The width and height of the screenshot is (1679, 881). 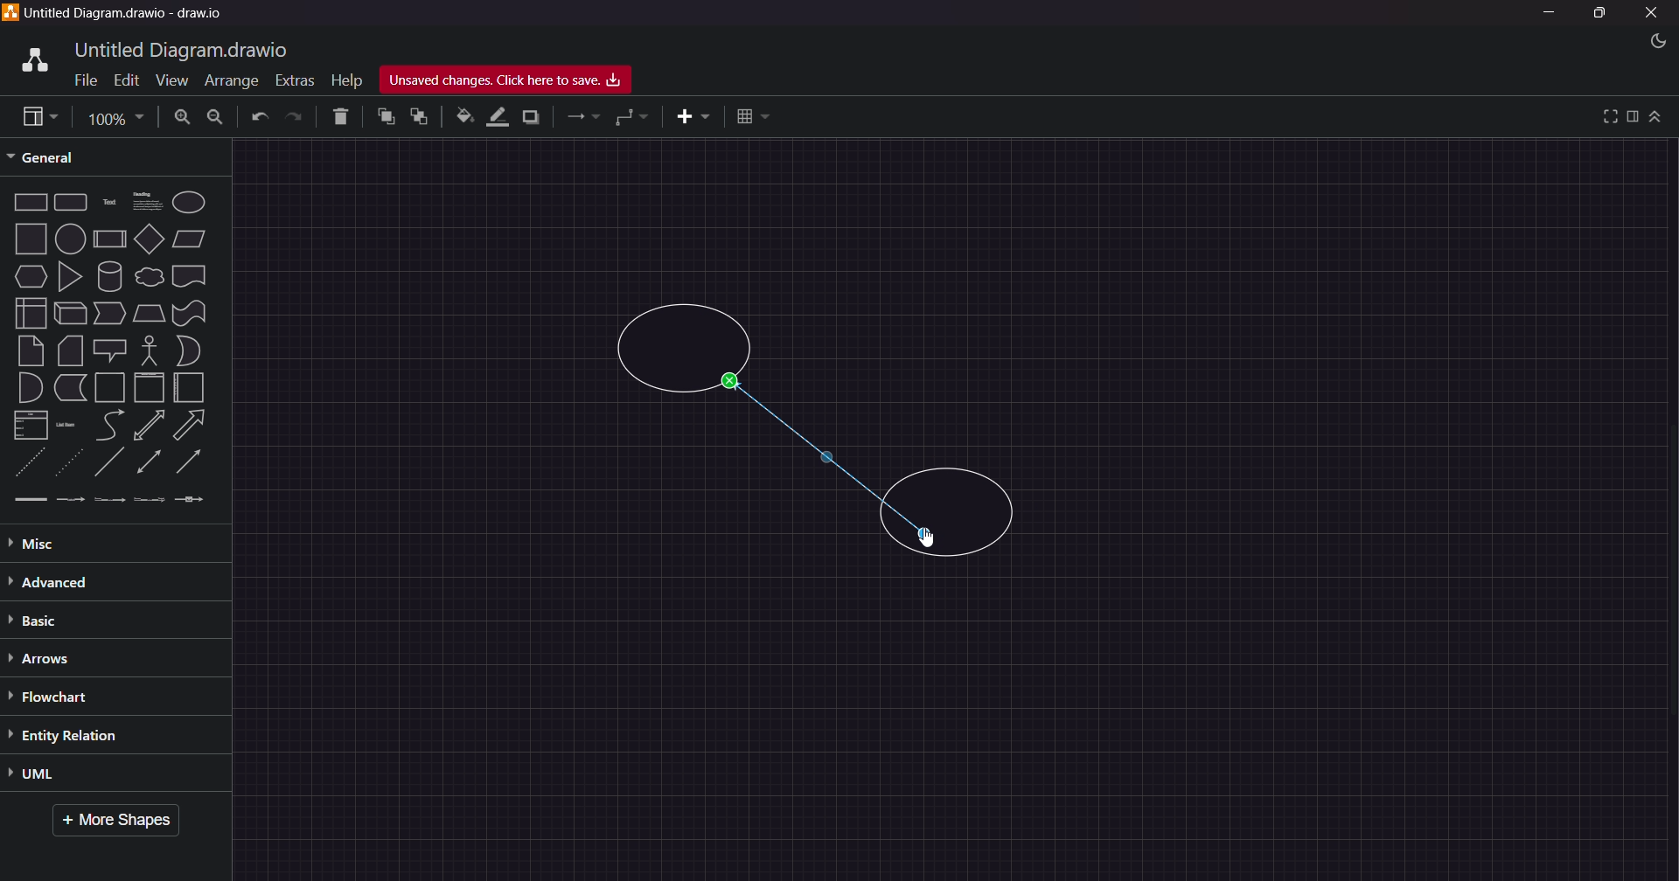 What do you see at coordinates (122, 822) in the screenshot?
I see `More Shapes` at bounding box center [122, 822].